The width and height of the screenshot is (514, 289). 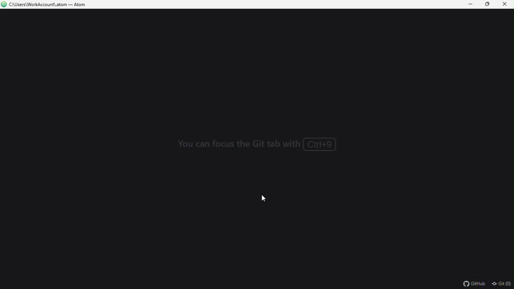 I want to click on Restore, so click(x=490, y=4).